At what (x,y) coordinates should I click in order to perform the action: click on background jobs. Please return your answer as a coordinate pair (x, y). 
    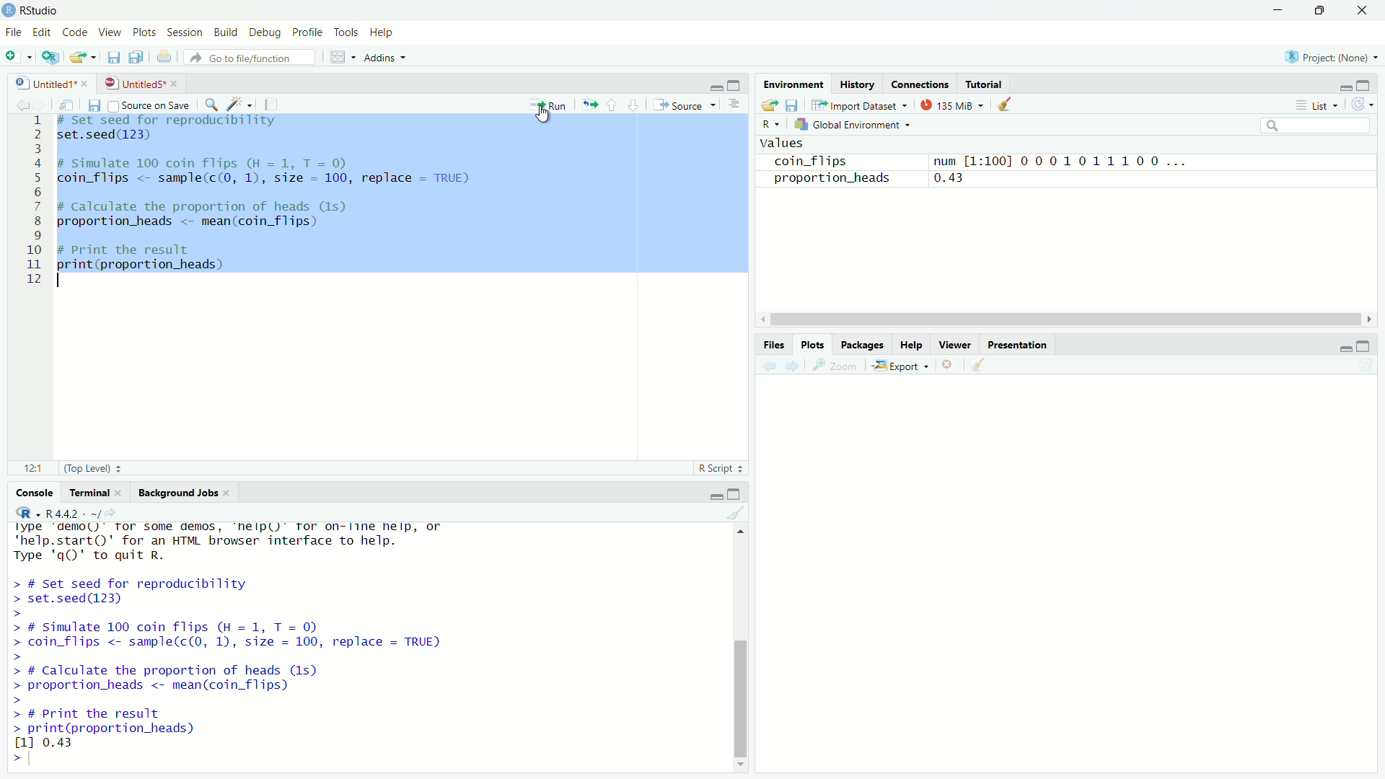
    Looking at the image, I should click on (177, 493).